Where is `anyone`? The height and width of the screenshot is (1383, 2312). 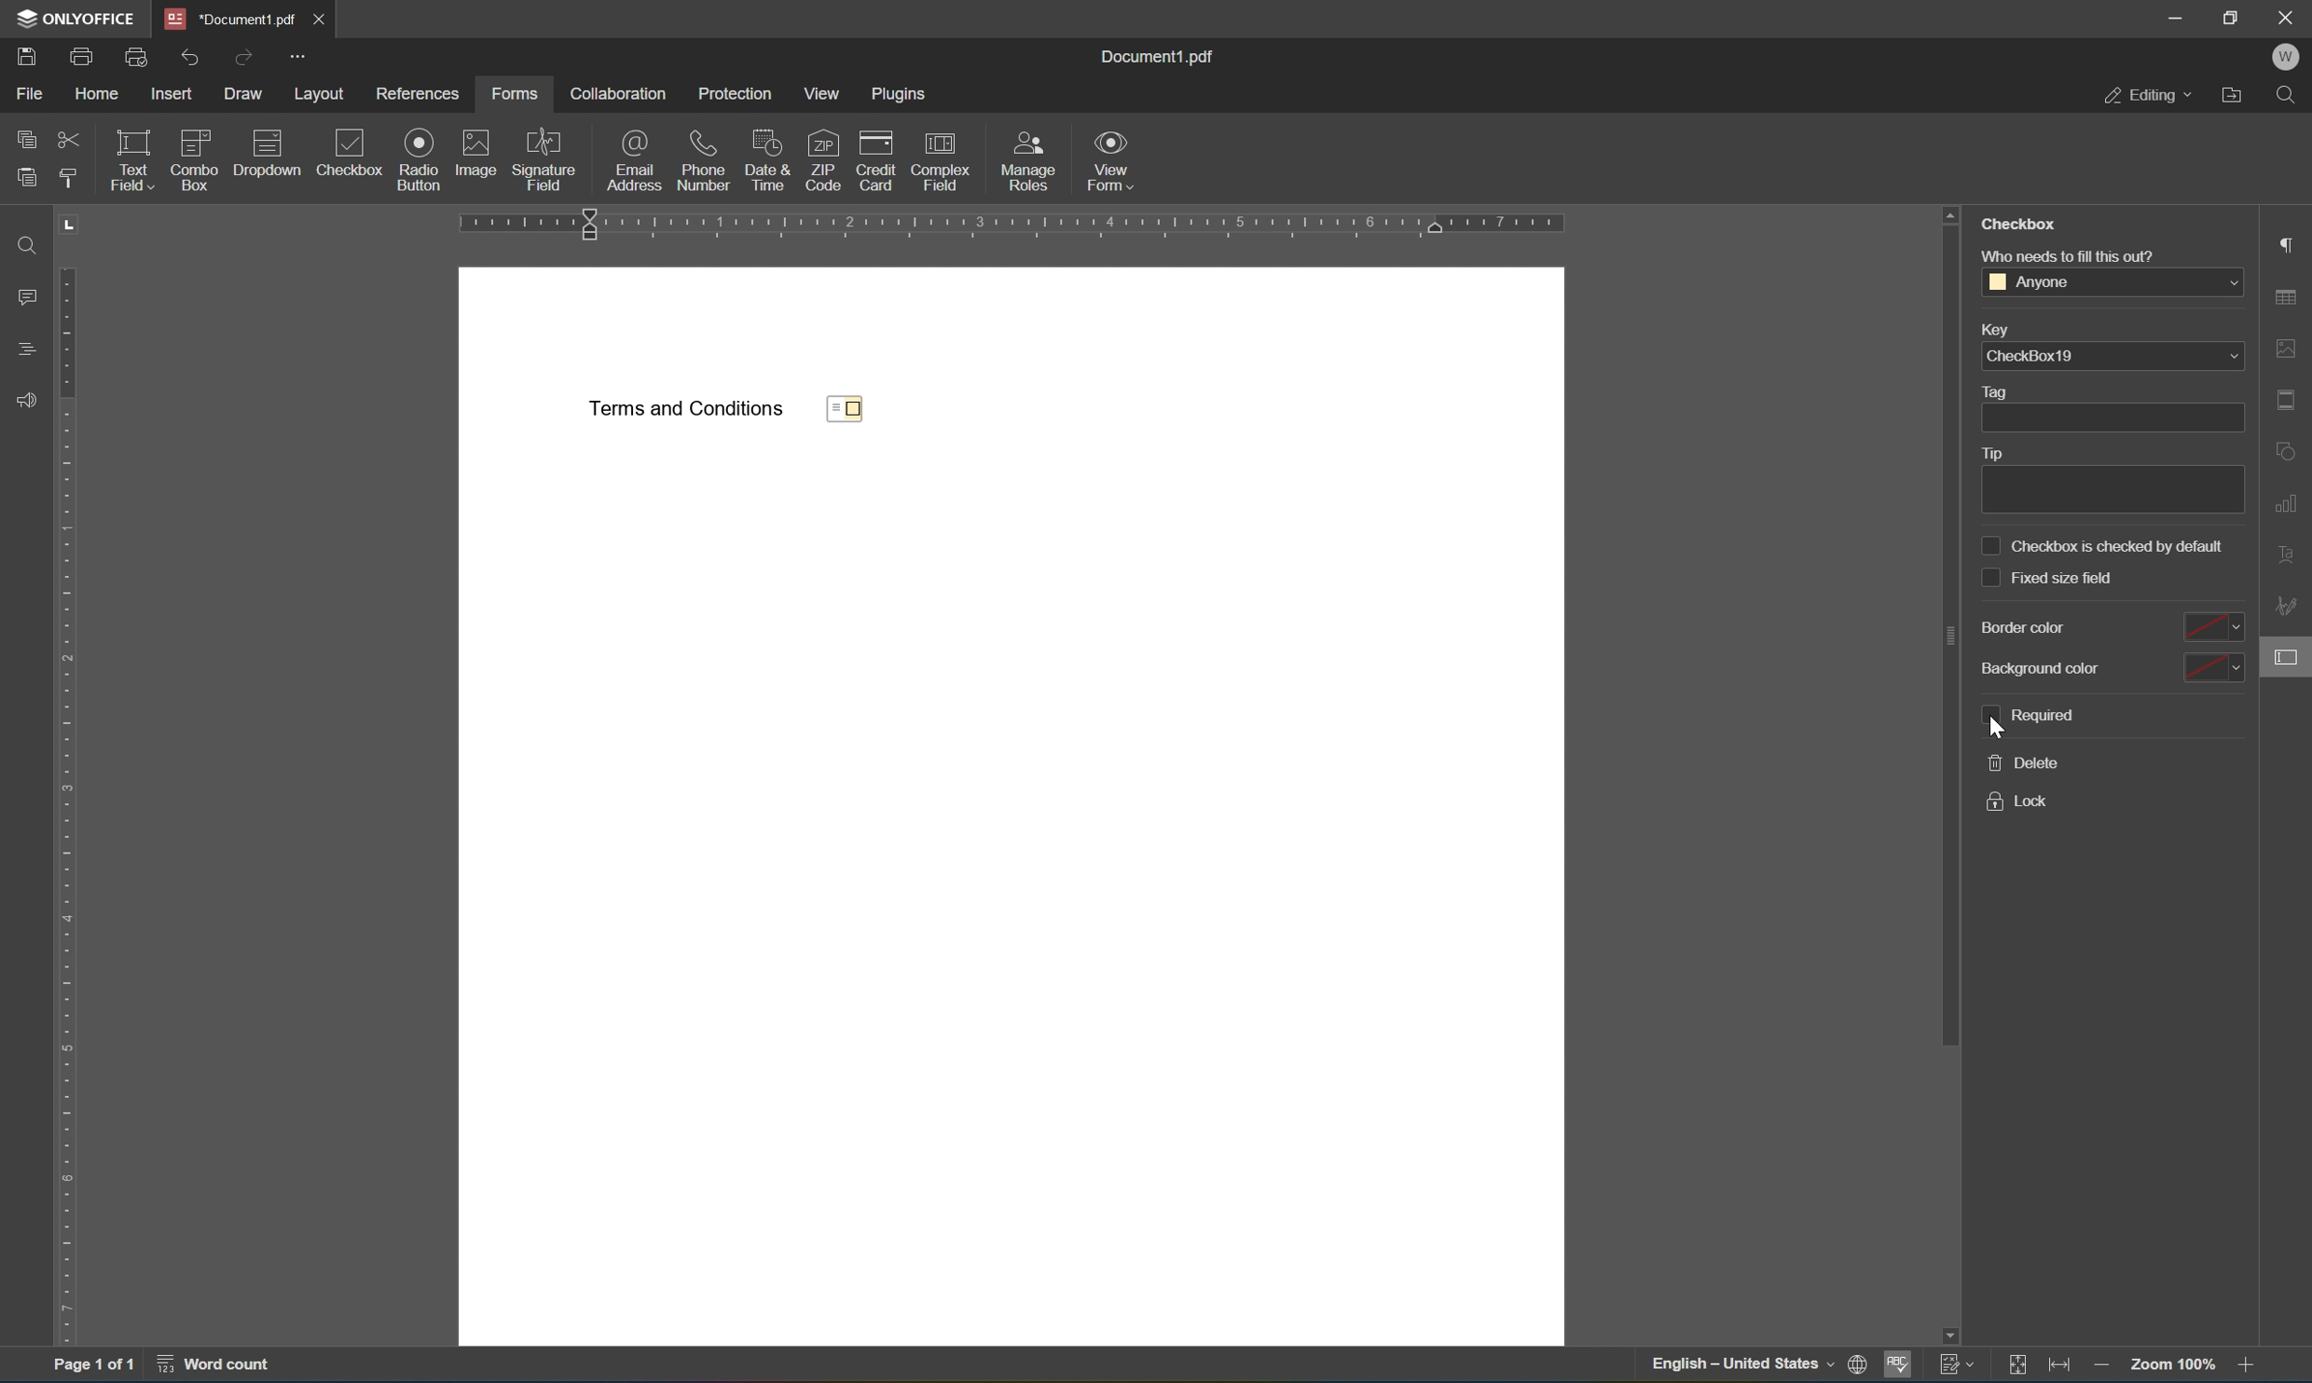 anyone is located at coordinates (2030, 282).